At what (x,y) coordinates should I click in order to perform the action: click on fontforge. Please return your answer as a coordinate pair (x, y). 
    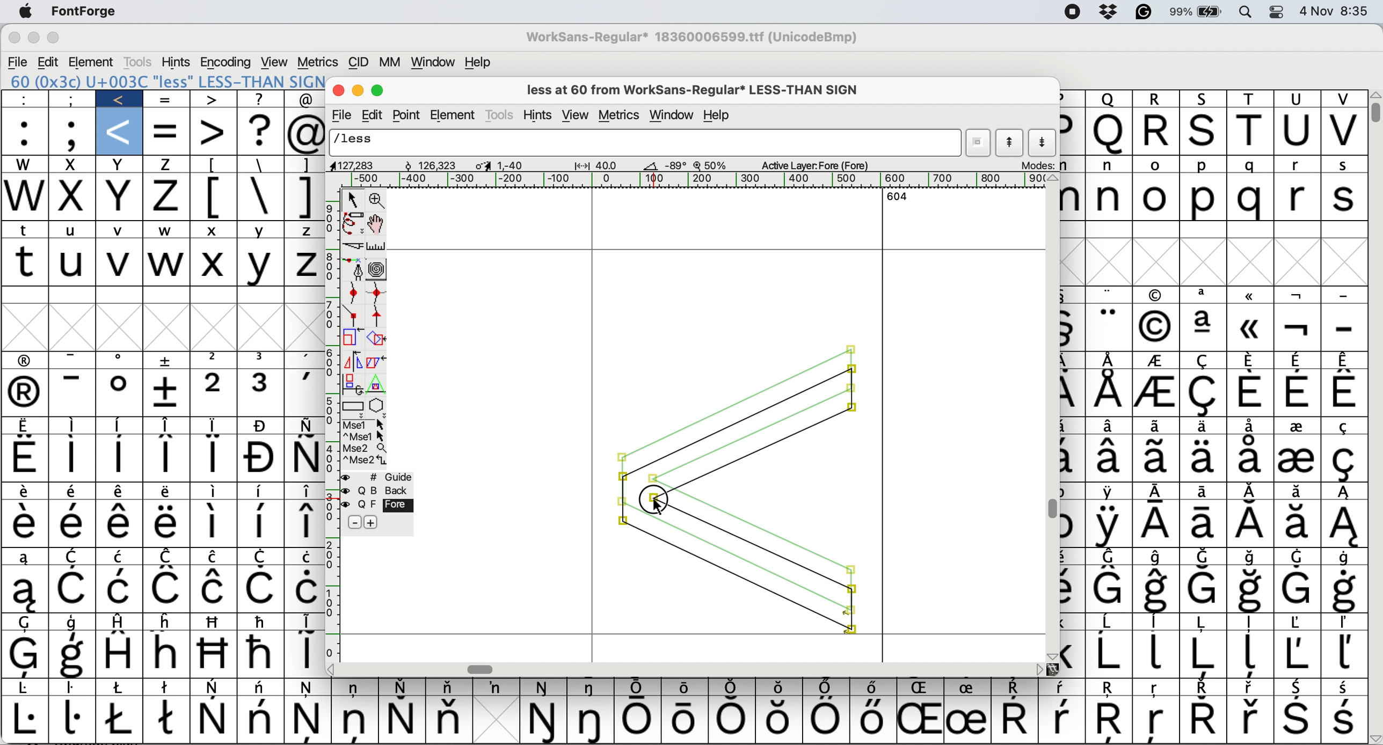
    Looking at the image, I should click on (82, 12).